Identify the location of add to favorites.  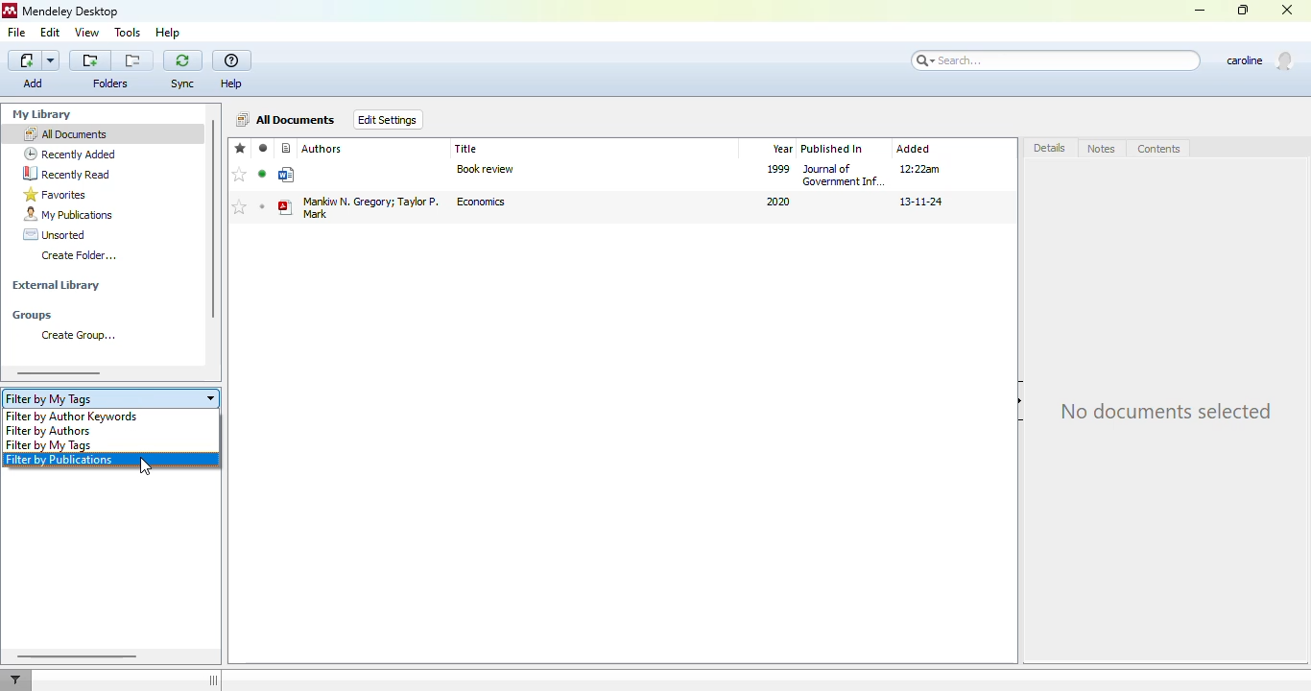
(240, 175).